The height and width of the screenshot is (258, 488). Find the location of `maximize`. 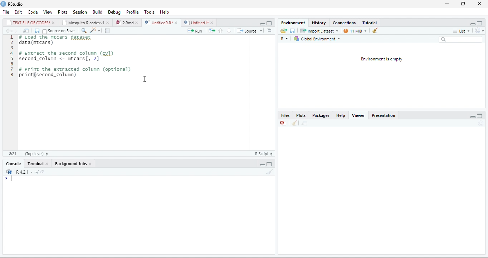

maximize is located at coordinates (270, 163).